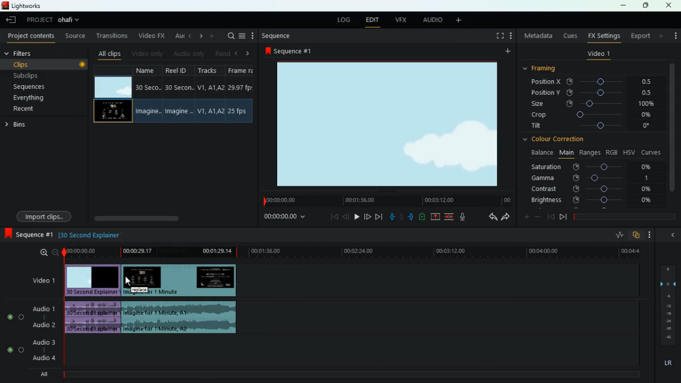 The image size is (681, 383). What do you see at coordinates (110, 53) in the screenshot?
I see `all clips` at bounding box center [110, 53].